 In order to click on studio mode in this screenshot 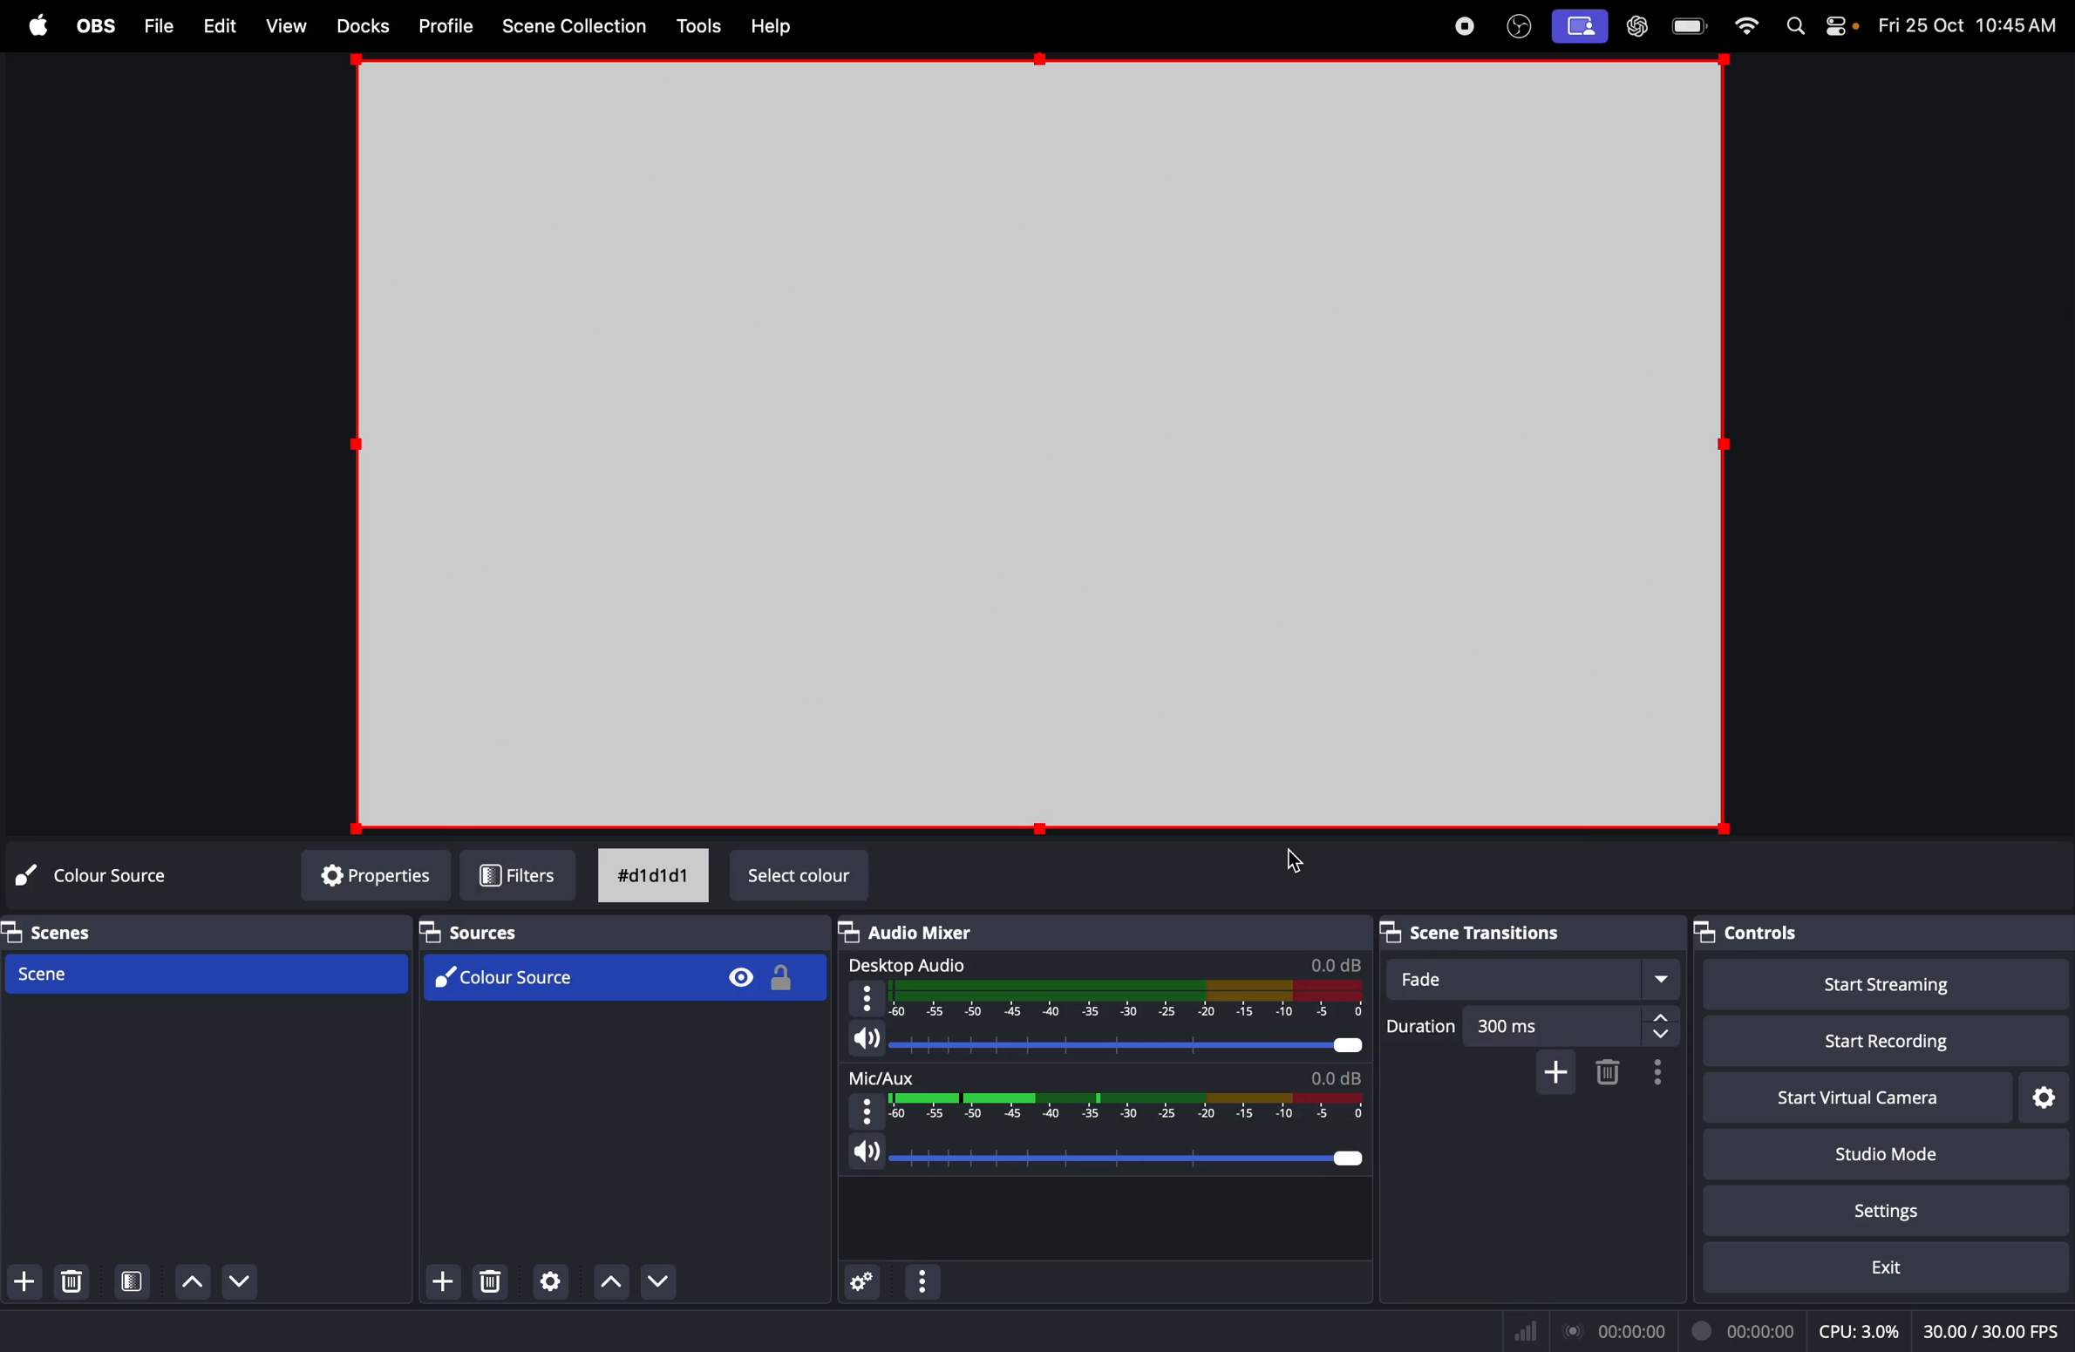, I will do `click(1880, 1152)`.